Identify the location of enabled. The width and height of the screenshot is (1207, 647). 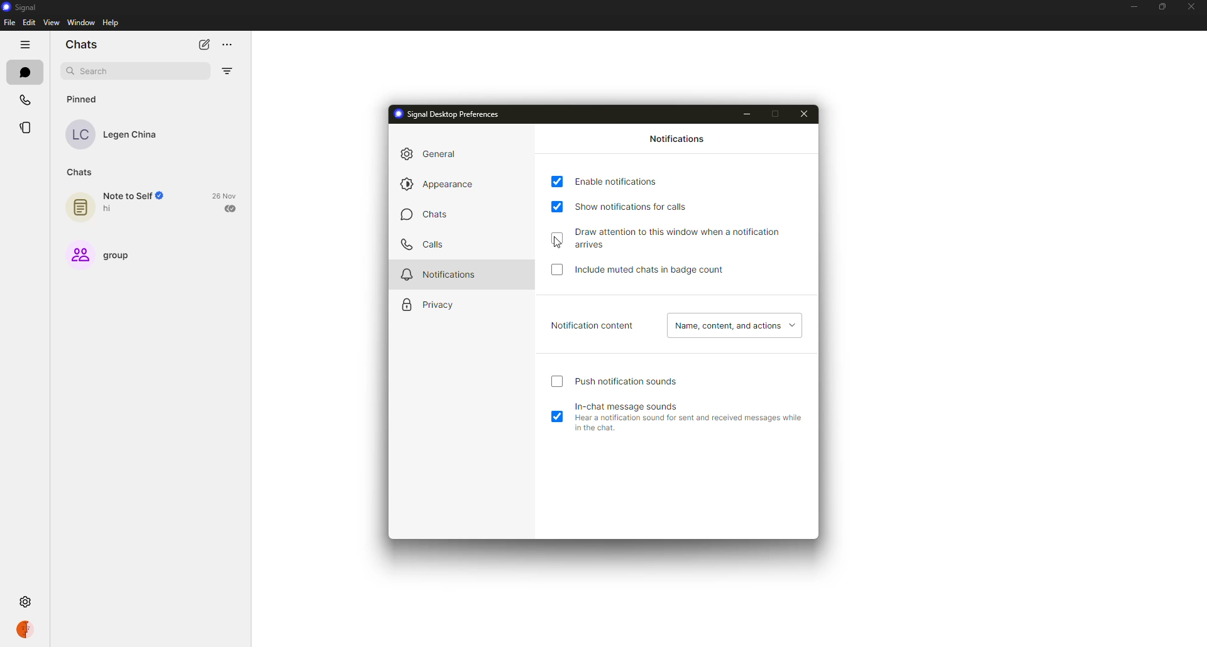
(557, 418).